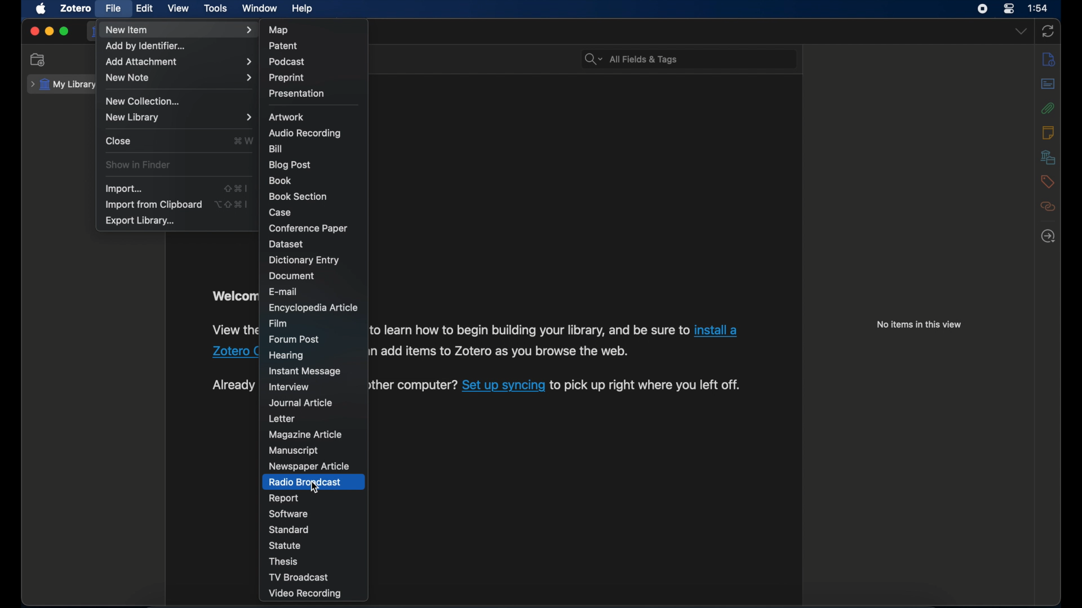 This screenshot has width=1082, height=608. What do you see at coordinates (145, 8) in the screenshot?
I see `edit` at bounding box center [145, 8].